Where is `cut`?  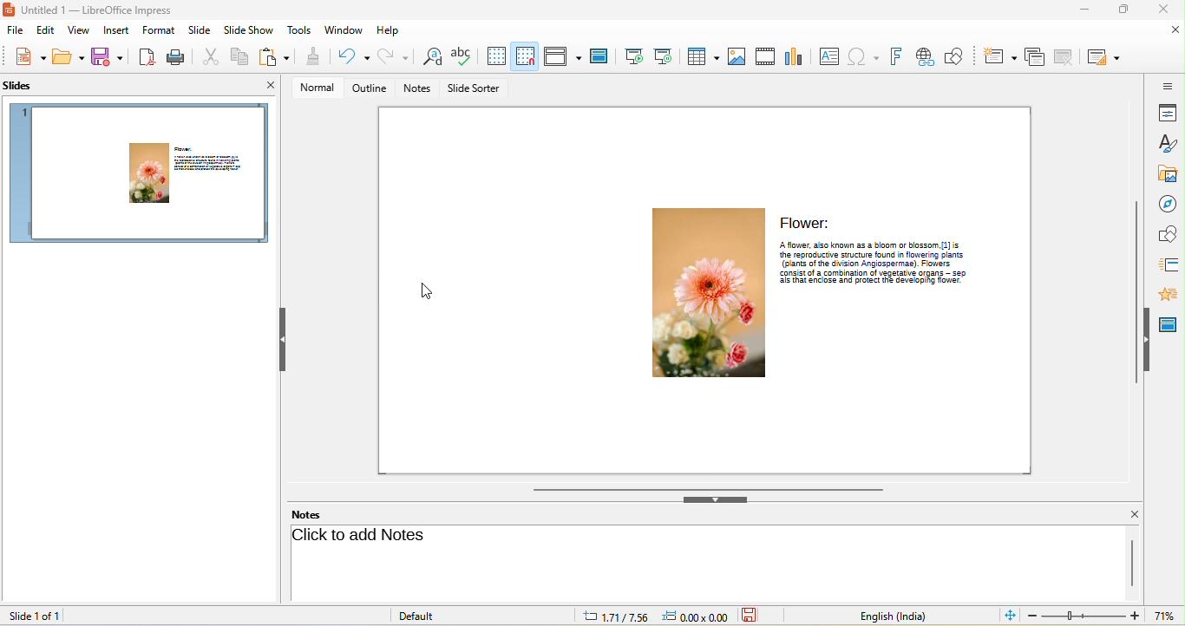
cut is located at coordinates (205, 56).